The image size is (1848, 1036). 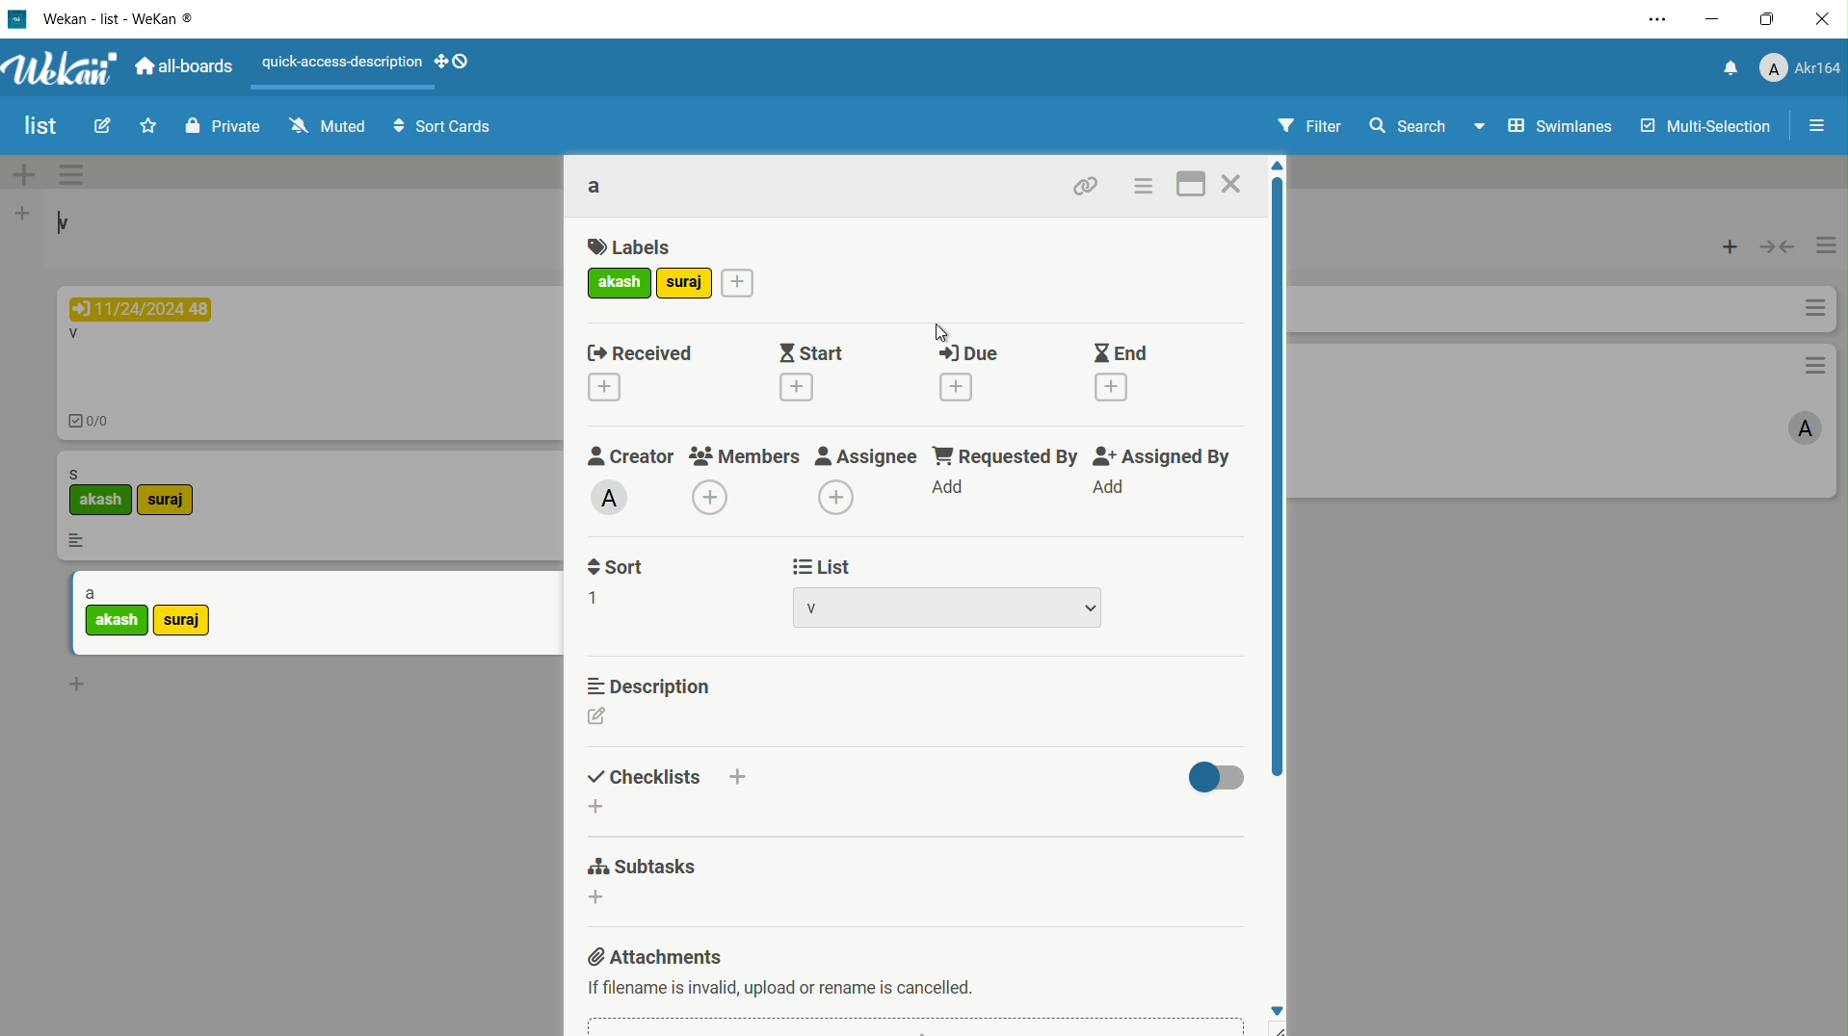 I want to click on options, so click(x=1826, y=241).